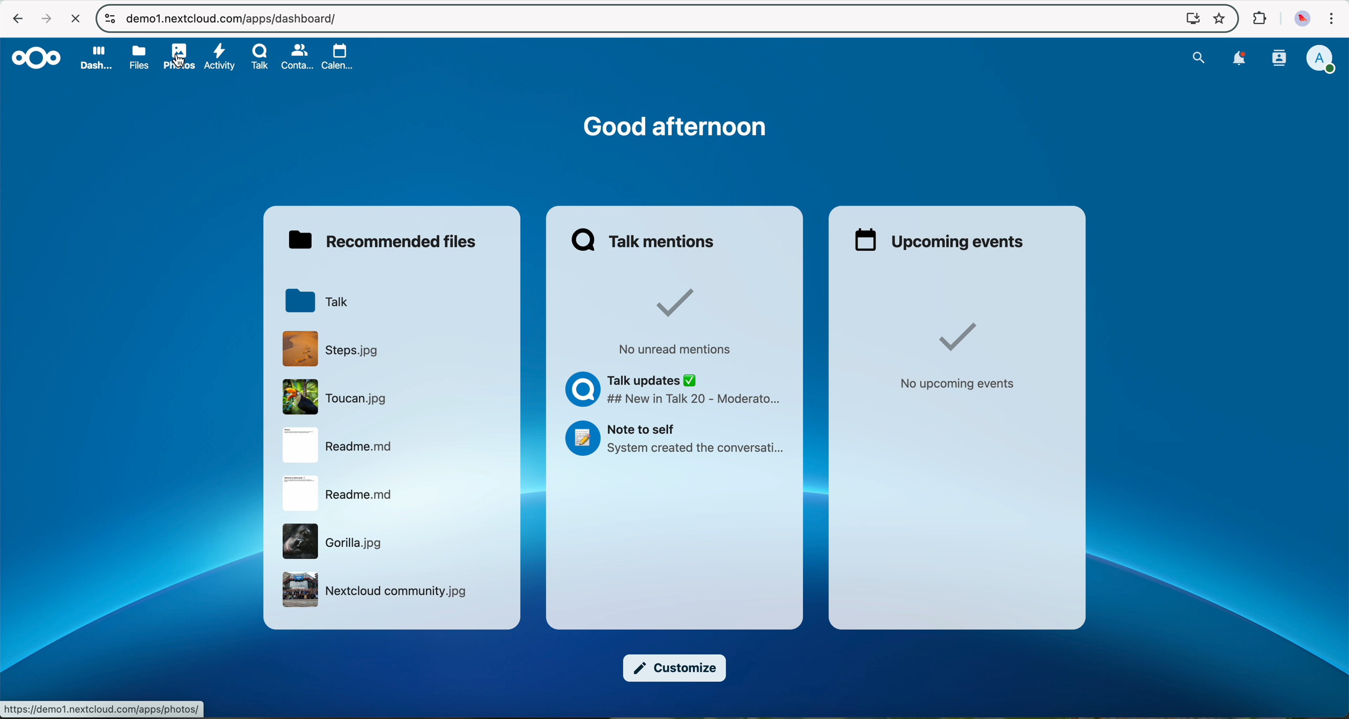  I want to click on cursor, so click(180, 65).